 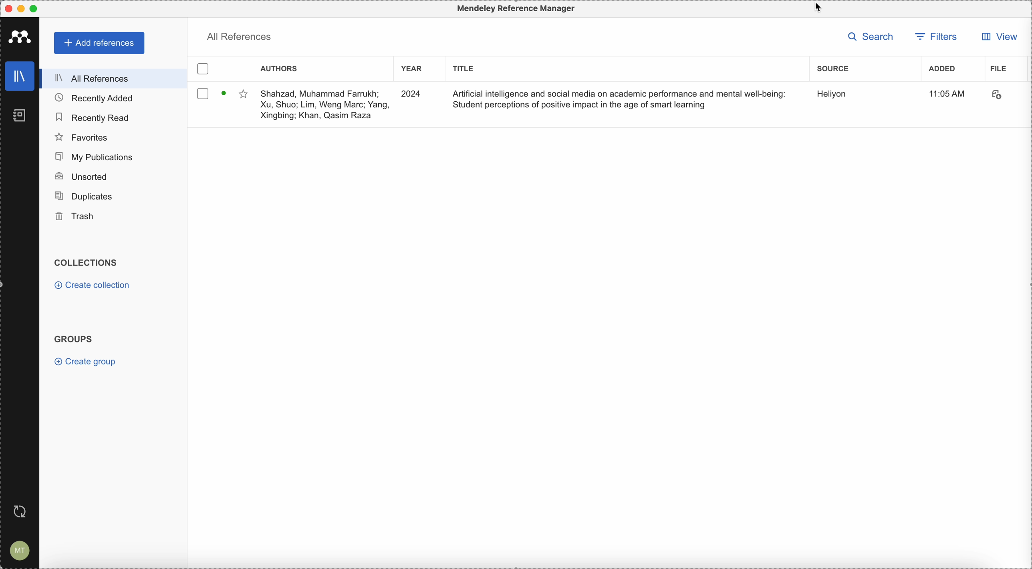 What do you see at coordinates (74, 216) in the screenshot?
I see `trash` at bounding box center [74, 216].